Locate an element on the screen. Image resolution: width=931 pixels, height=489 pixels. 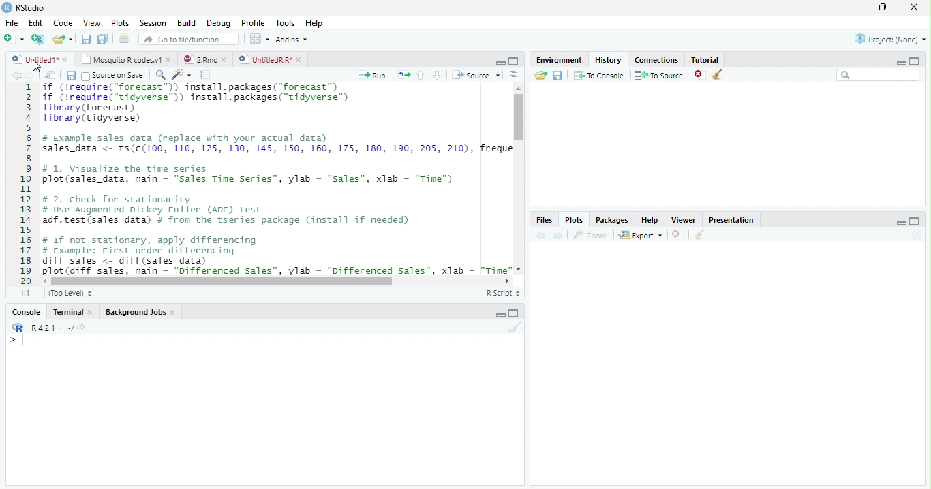
Debug is located at coordinates (219, 22).